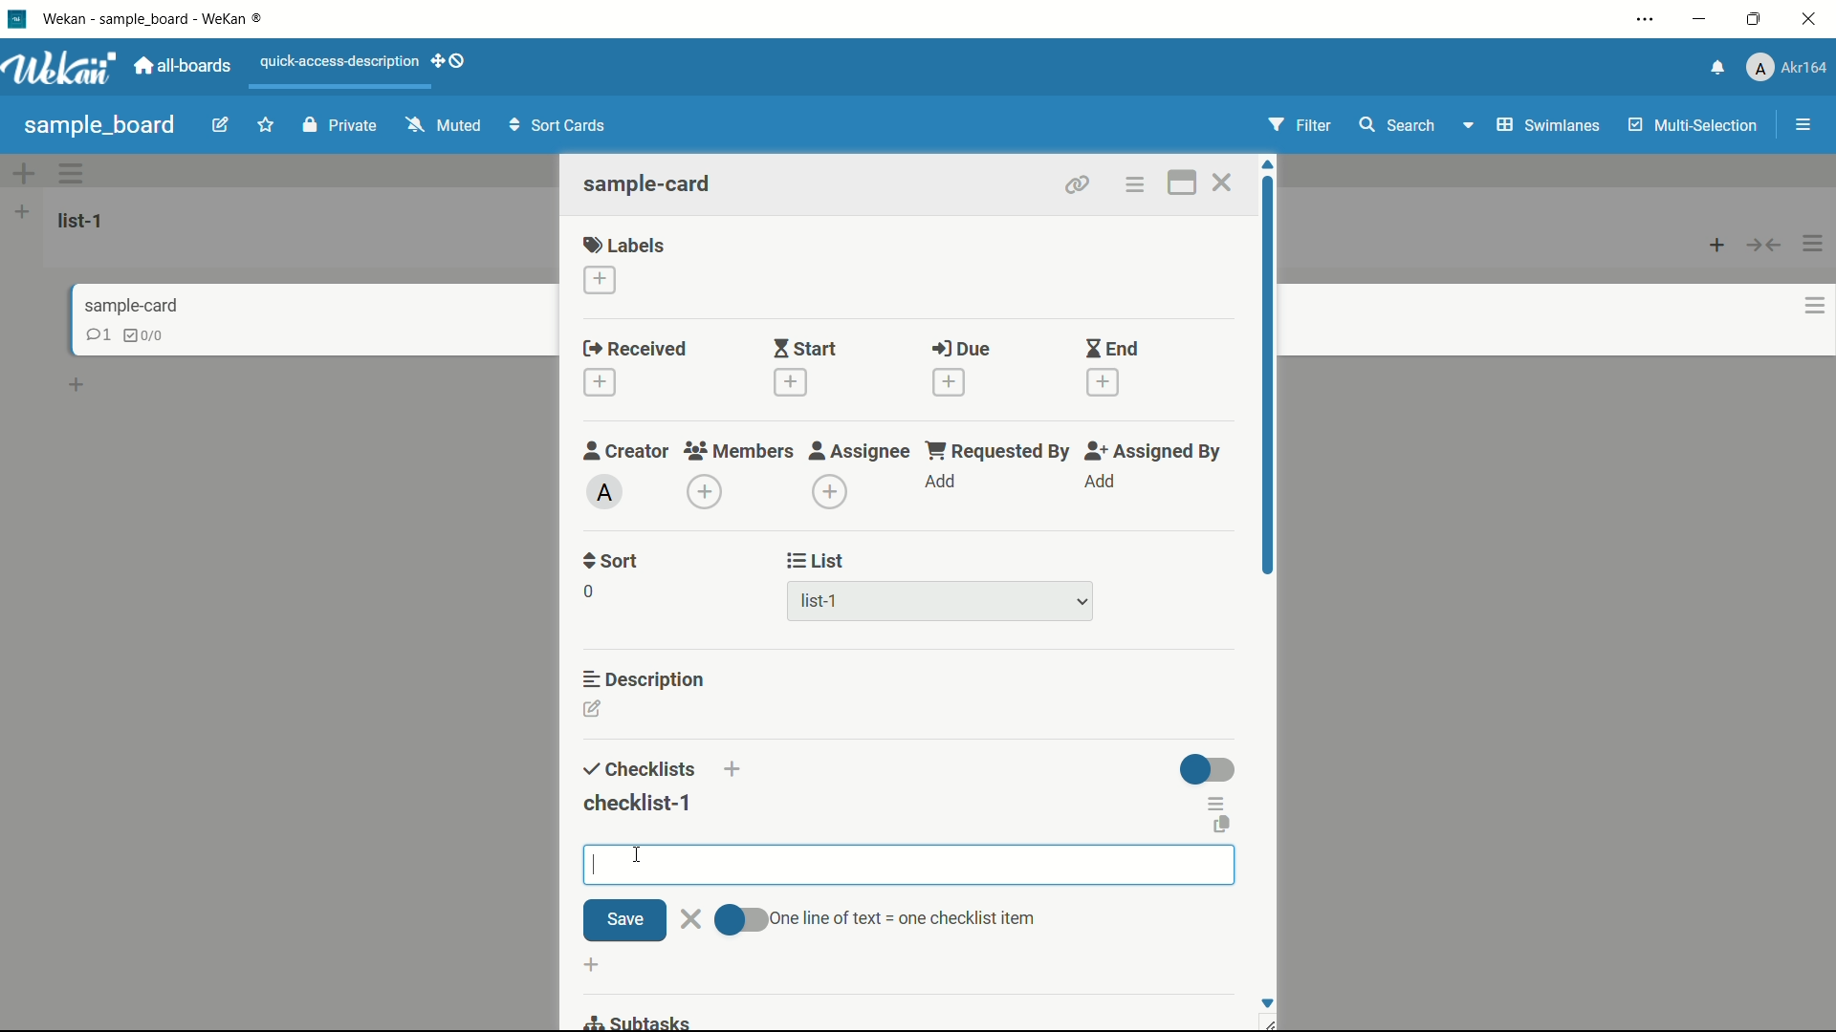  I want to click on  Swimlanes, so click(1528, 125).